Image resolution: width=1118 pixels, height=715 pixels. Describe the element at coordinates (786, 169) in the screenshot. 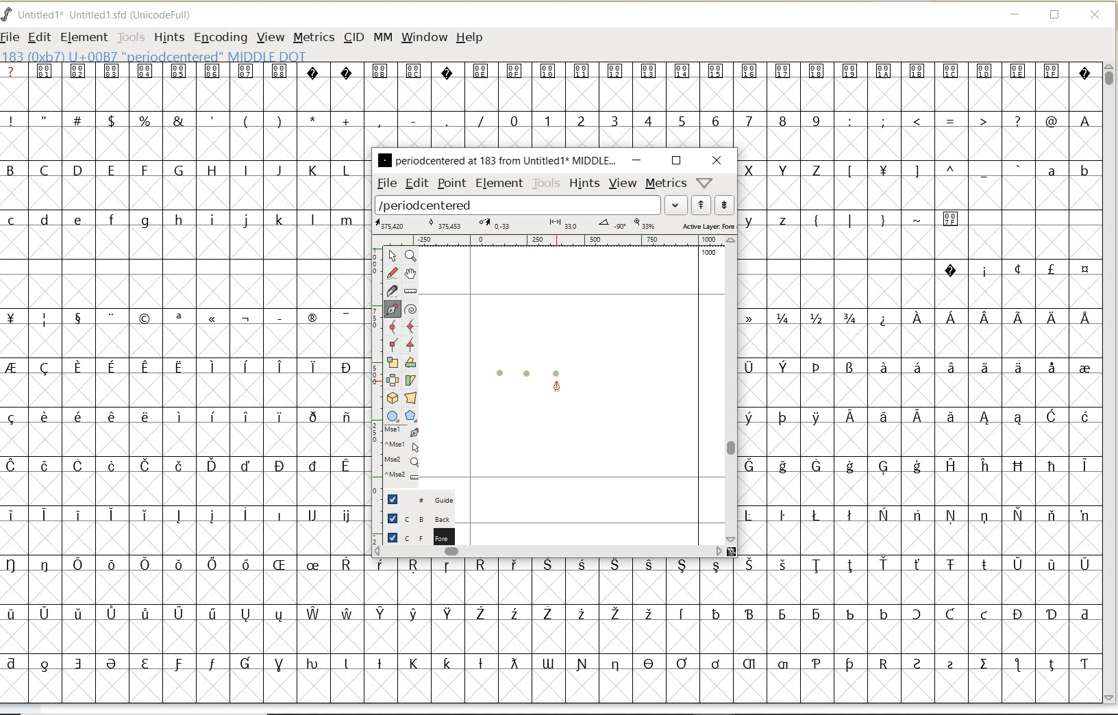

I see `uppercase letters` at that location.